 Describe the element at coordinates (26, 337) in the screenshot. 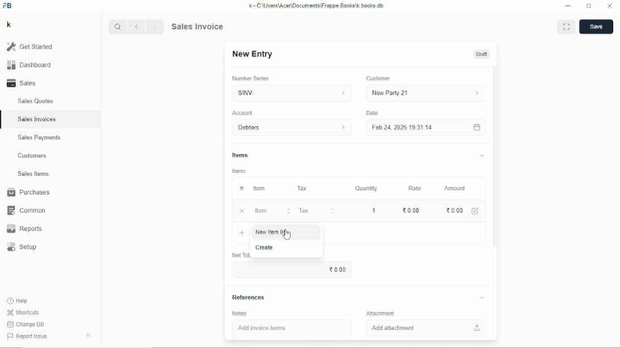

I see `Report issue` at that location.